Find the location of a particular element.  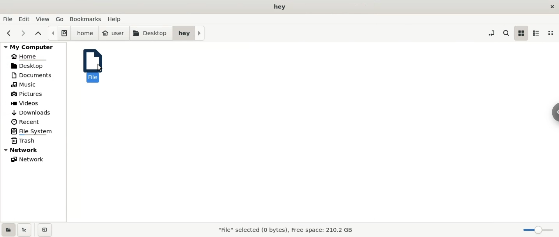

my computer is located at coordinates (33, 46).